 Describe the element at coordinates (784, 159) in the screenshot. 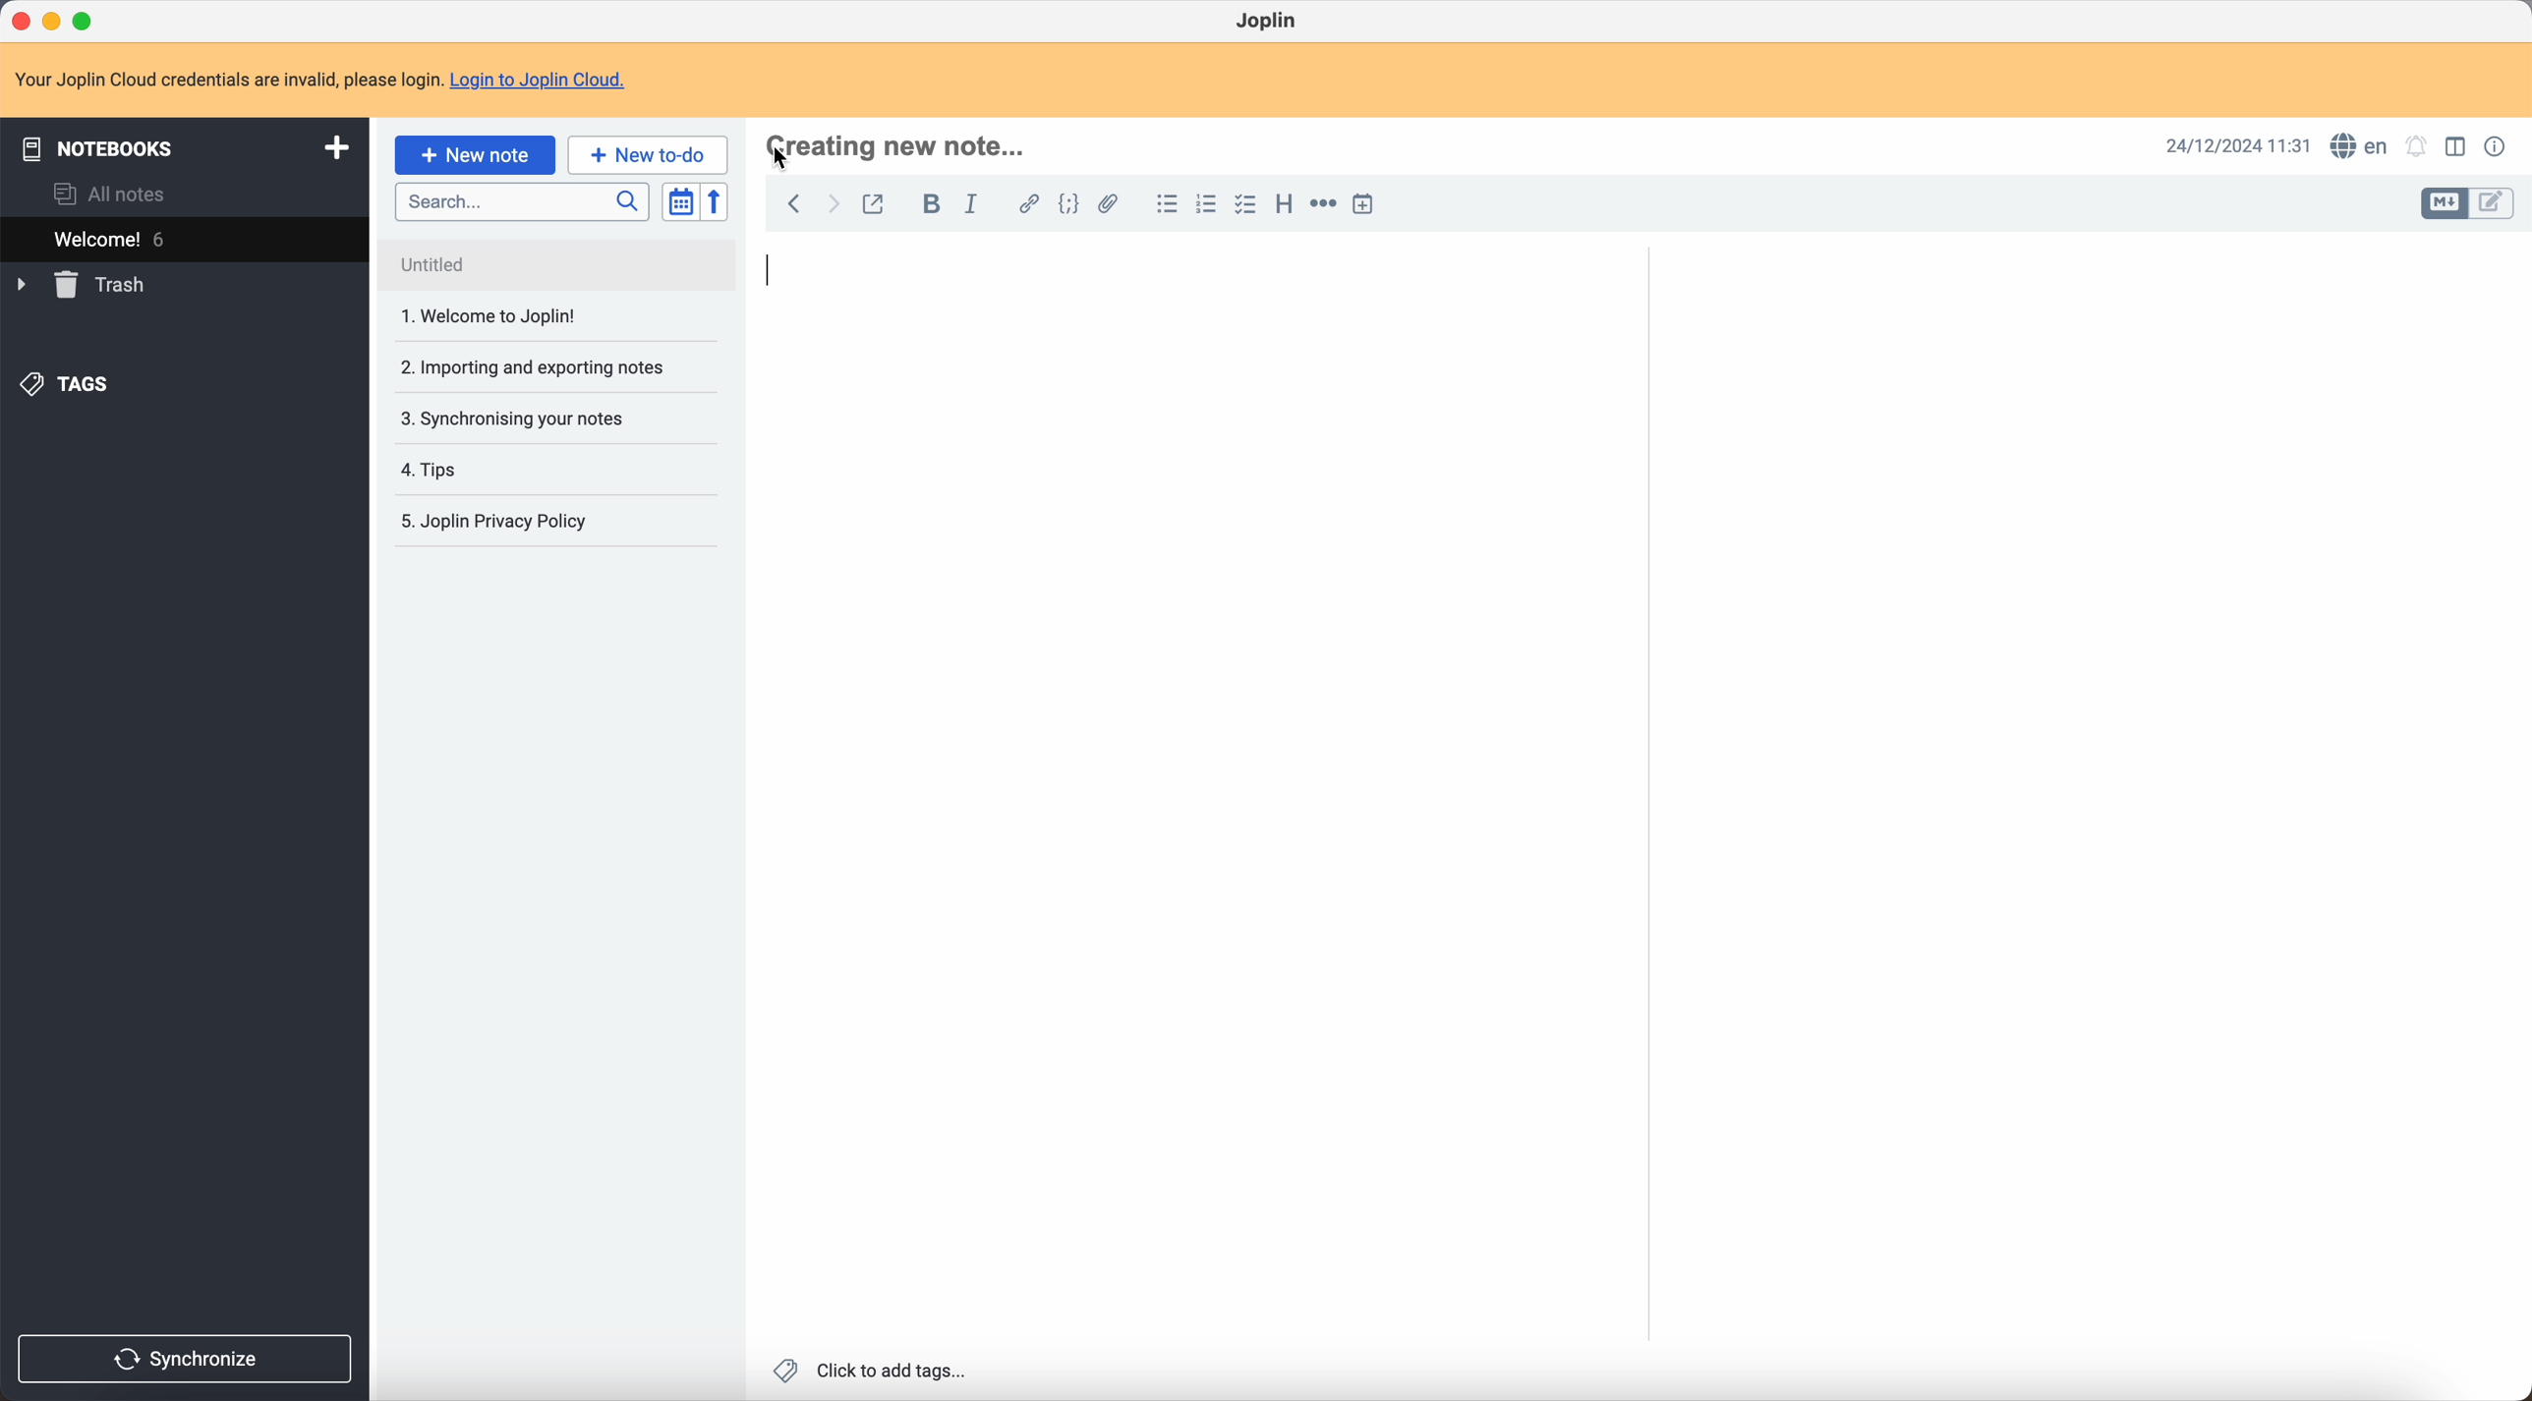

I see `Cursor` at that location.